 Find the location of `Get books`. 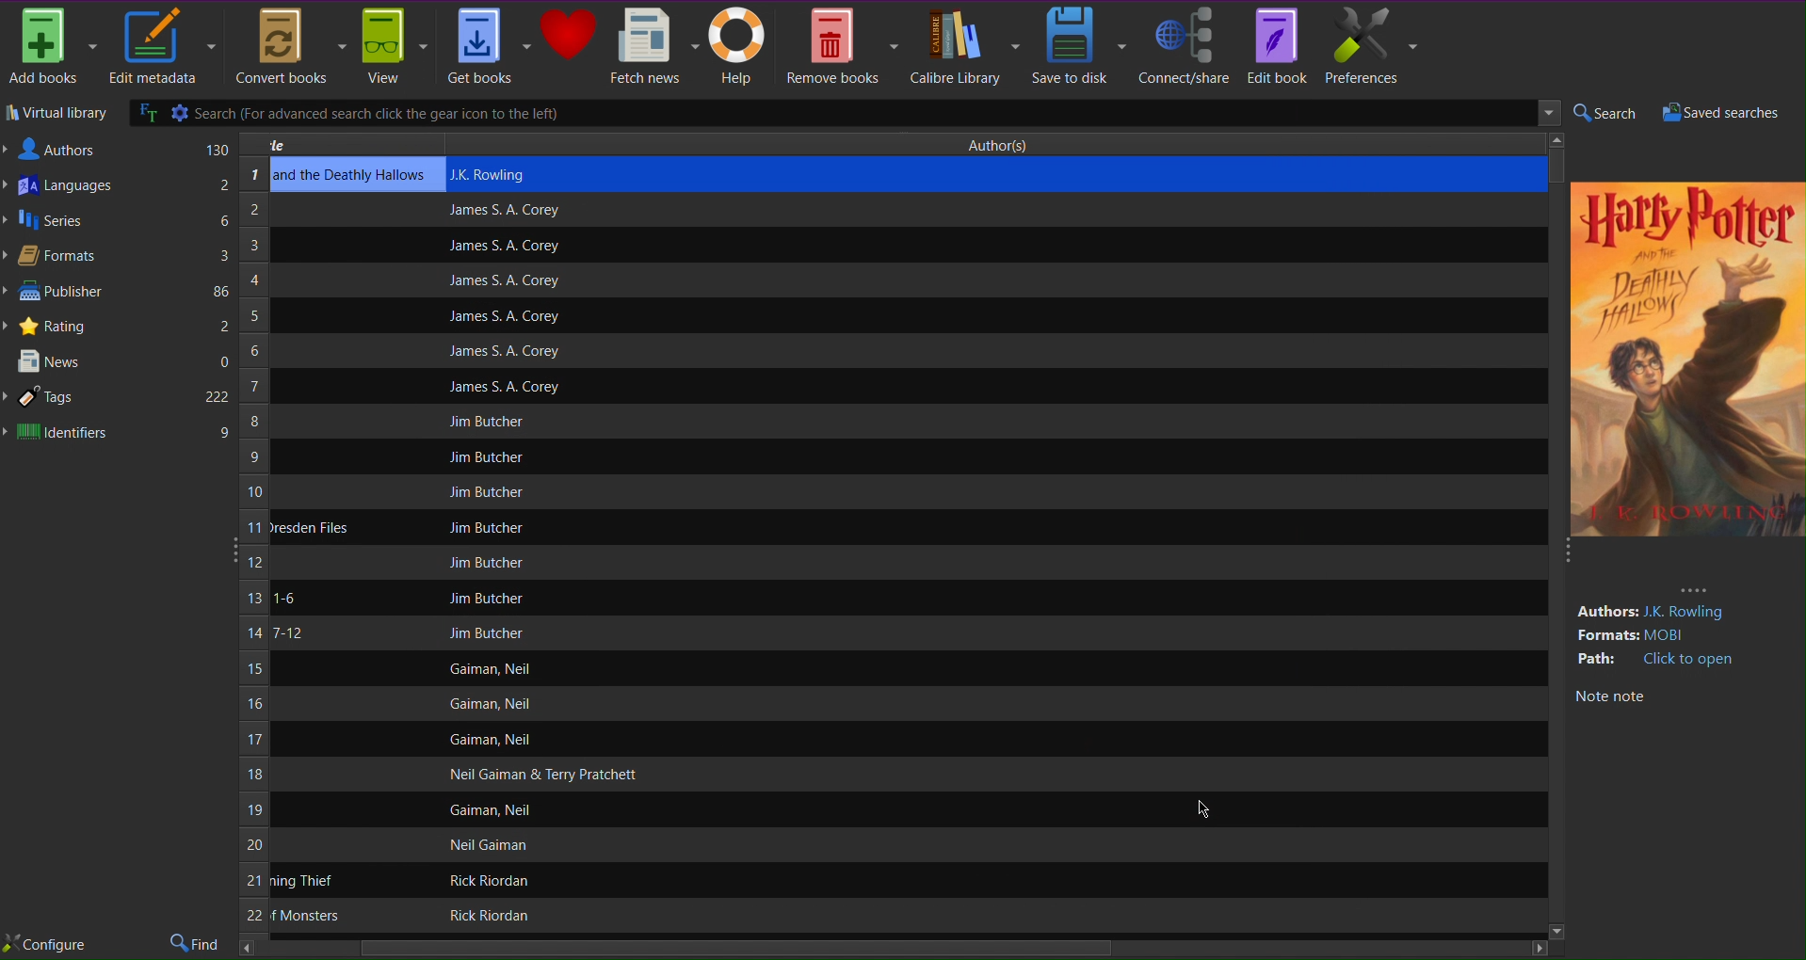

Get books is located at coordinates (489, 47).